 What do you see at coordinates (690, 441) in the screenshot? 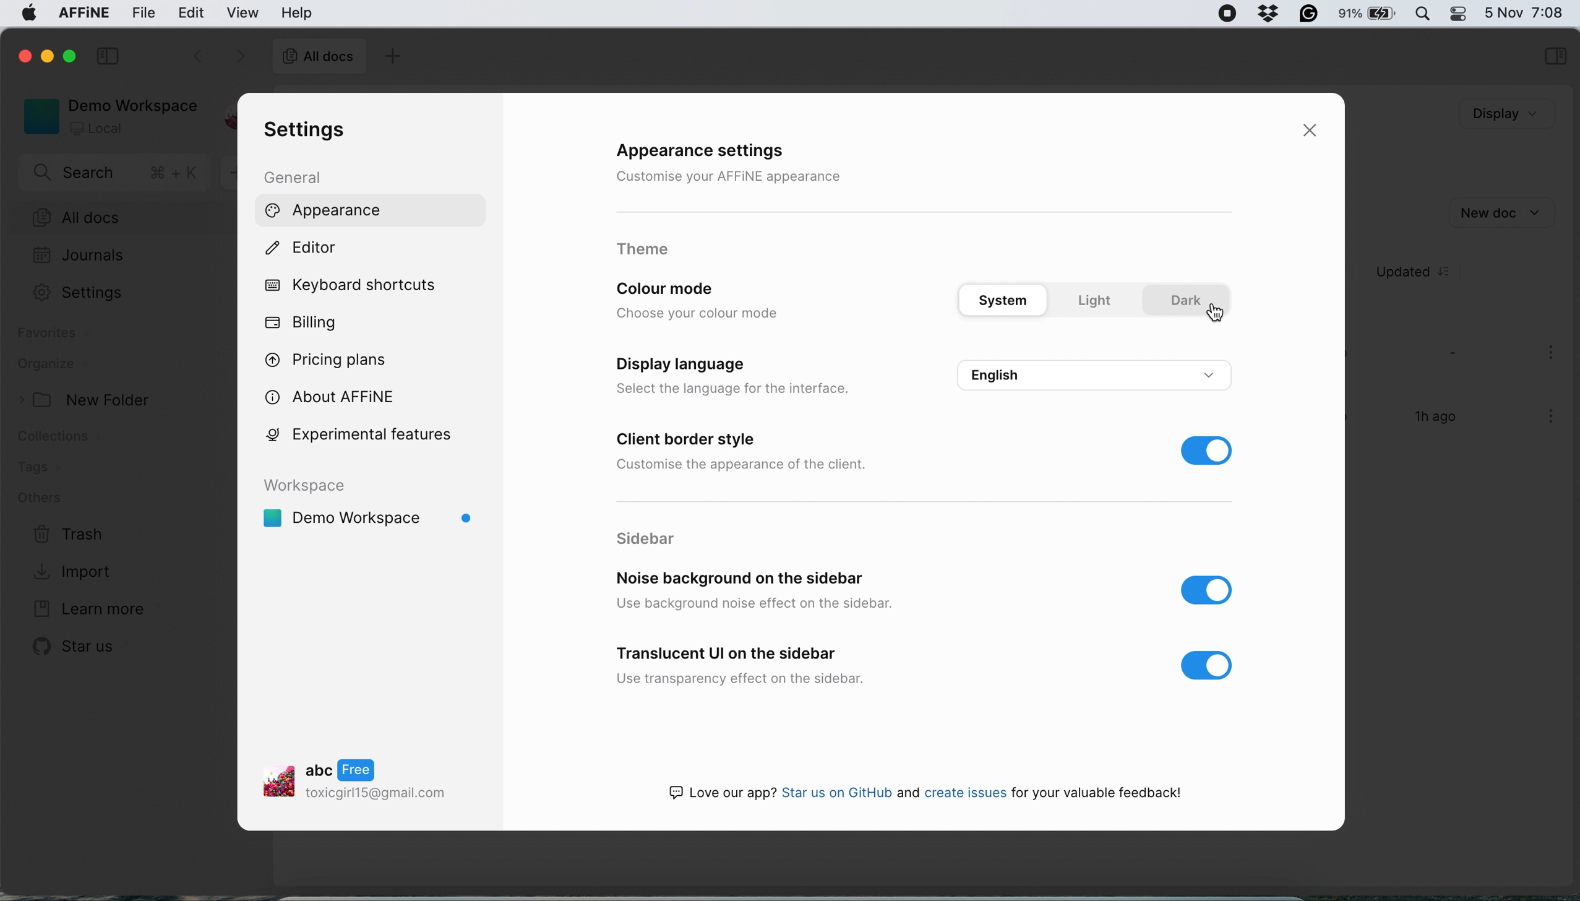
I see `client border style` at bounding box center [690, 441].